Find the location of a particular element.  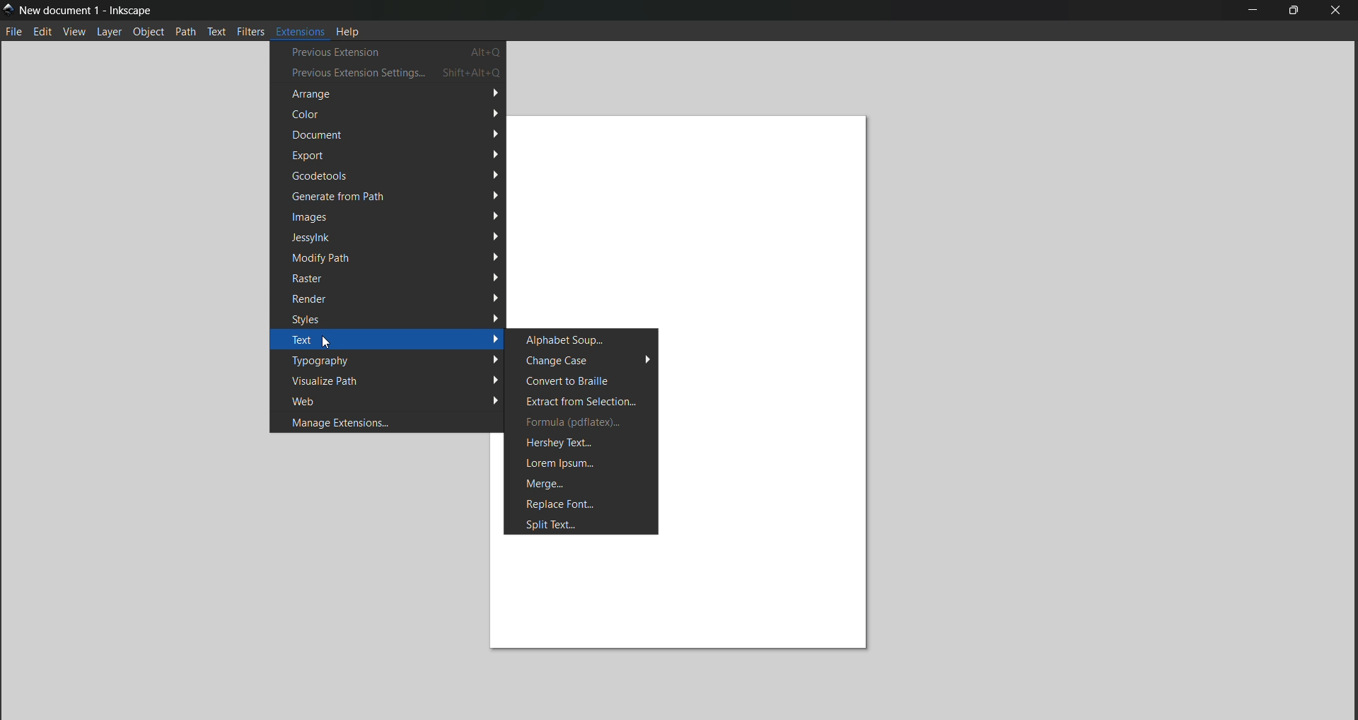

help is located at coordinates (349, 30).